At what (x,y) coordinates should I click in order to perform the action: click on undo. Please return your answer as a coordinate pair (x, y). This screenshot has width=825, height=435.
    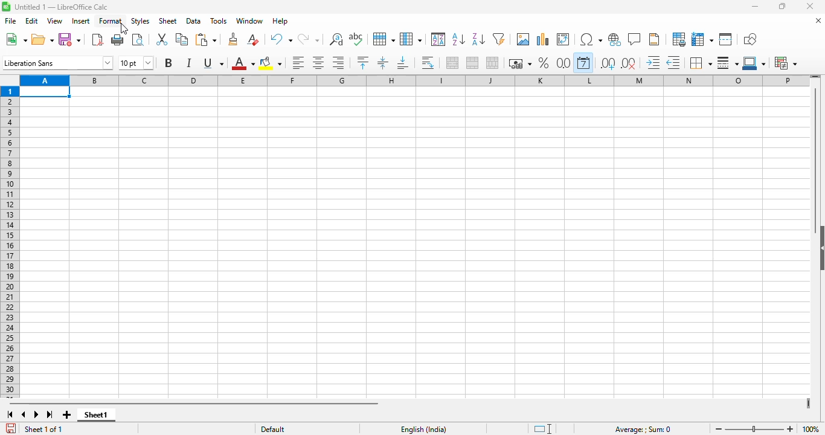
    Looking at the image, I should click on (280, 39).